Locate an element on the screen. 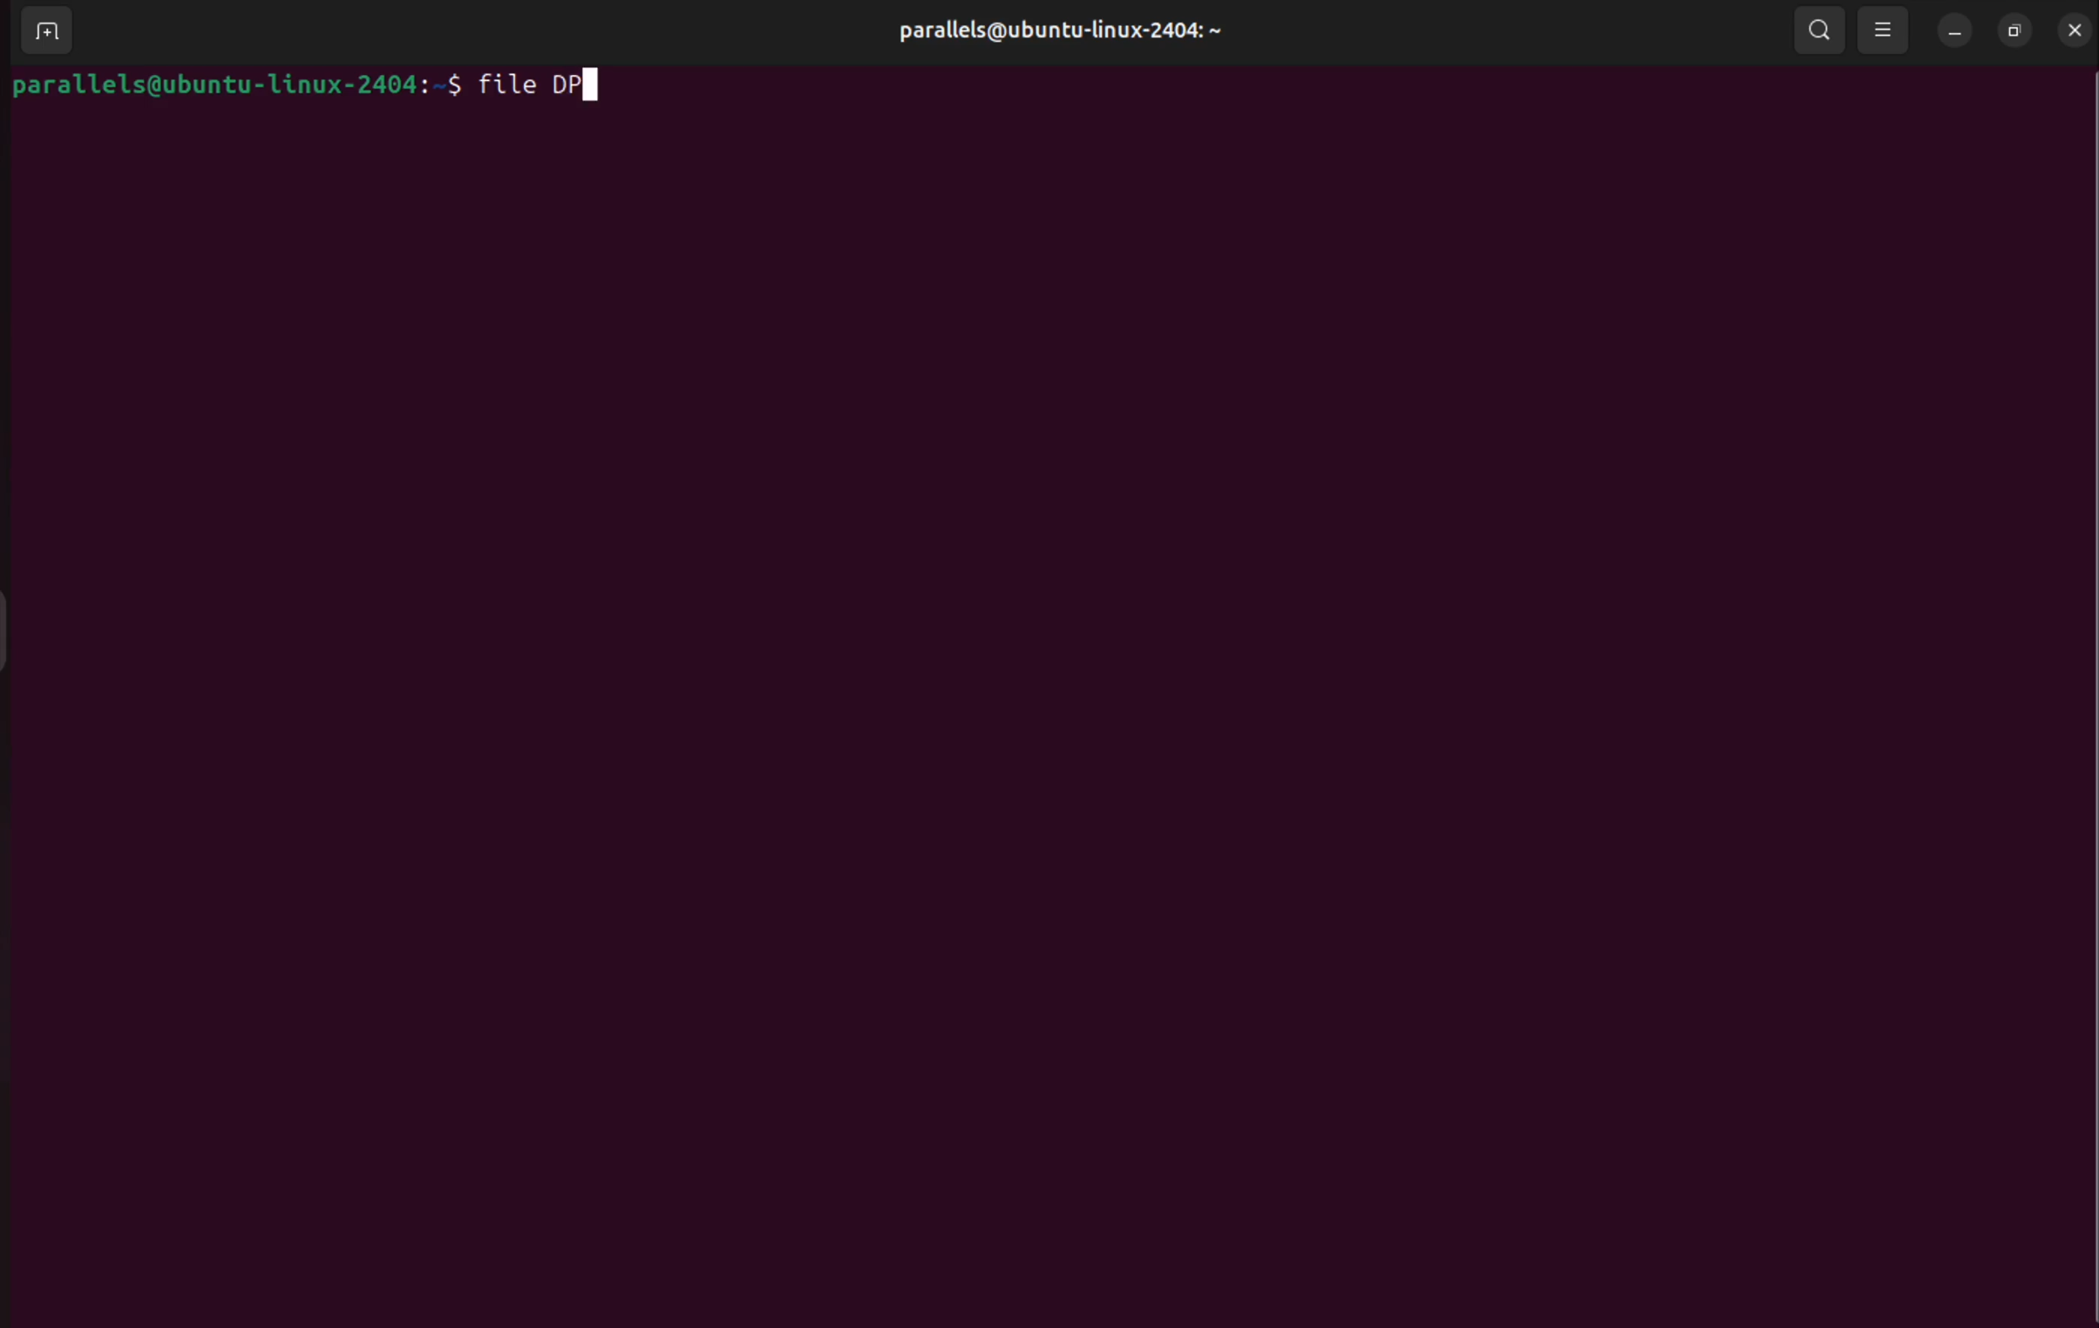  file filename is located at coordinates (545, 89).